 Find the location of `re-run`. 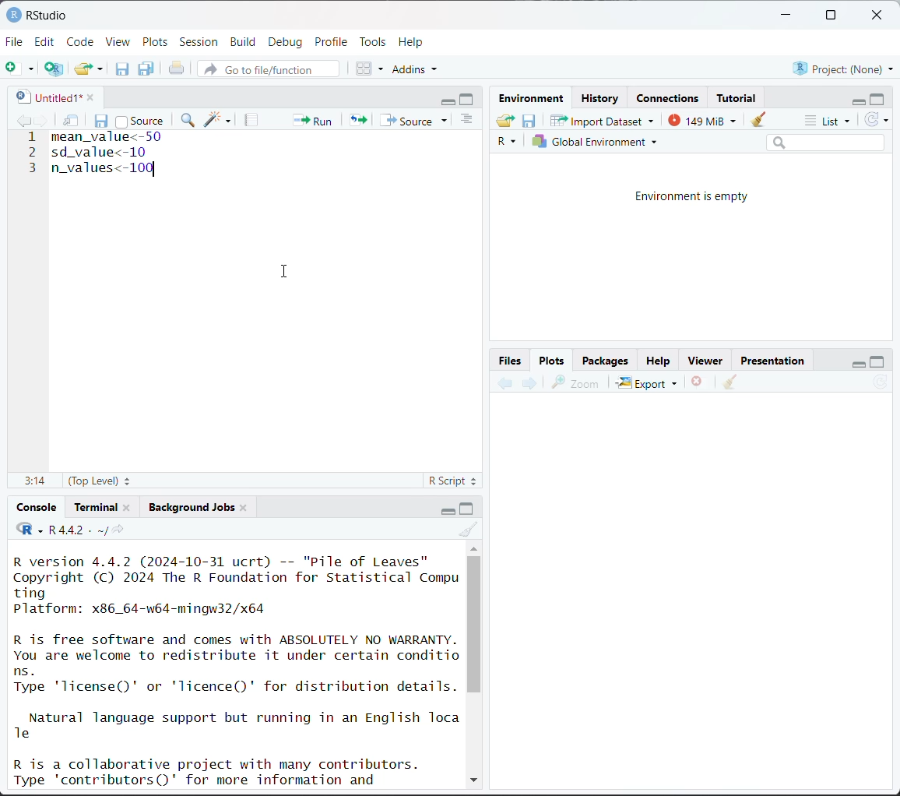

re-run is located at coordinates (357, 119).